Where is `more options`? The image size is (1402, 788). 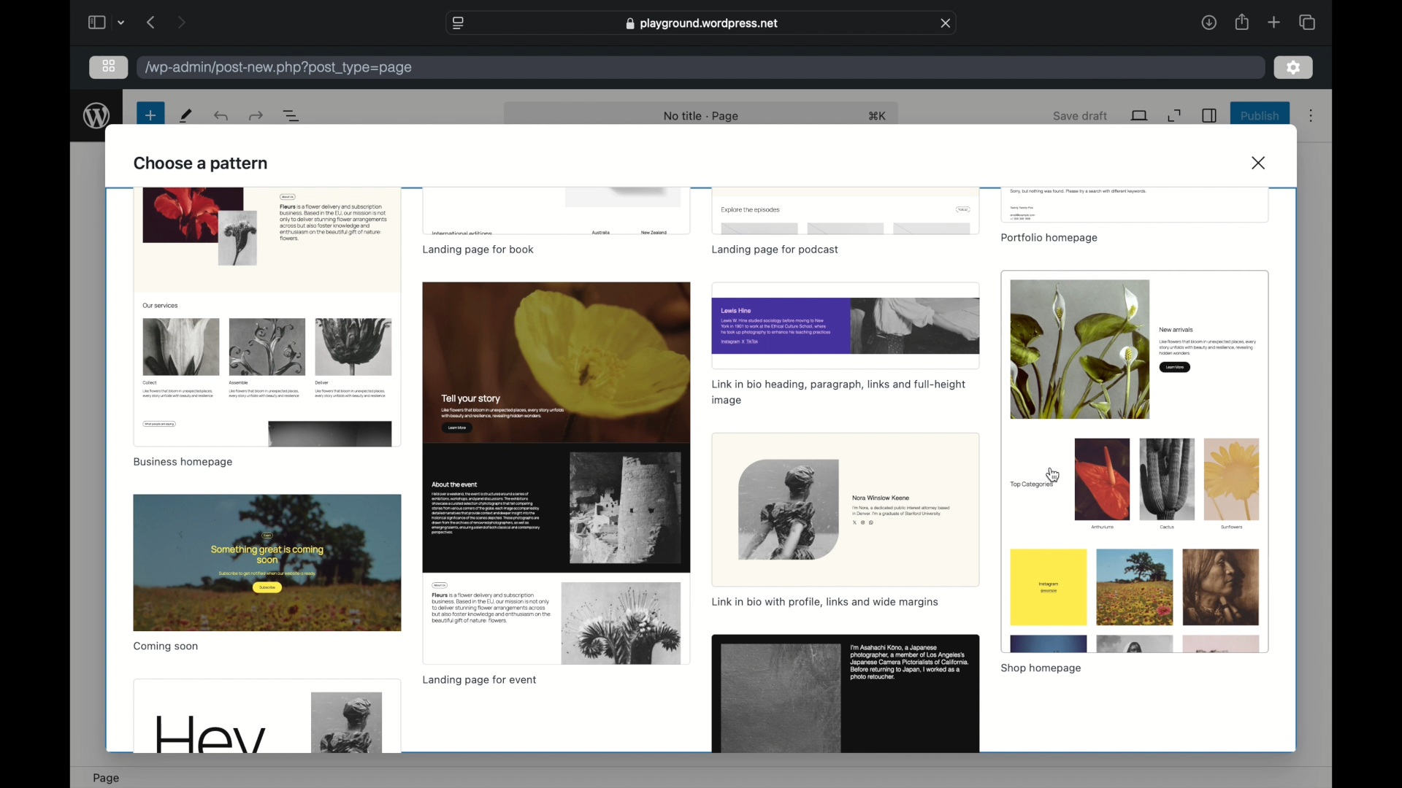 more options is located at coordinates (1311, 116).